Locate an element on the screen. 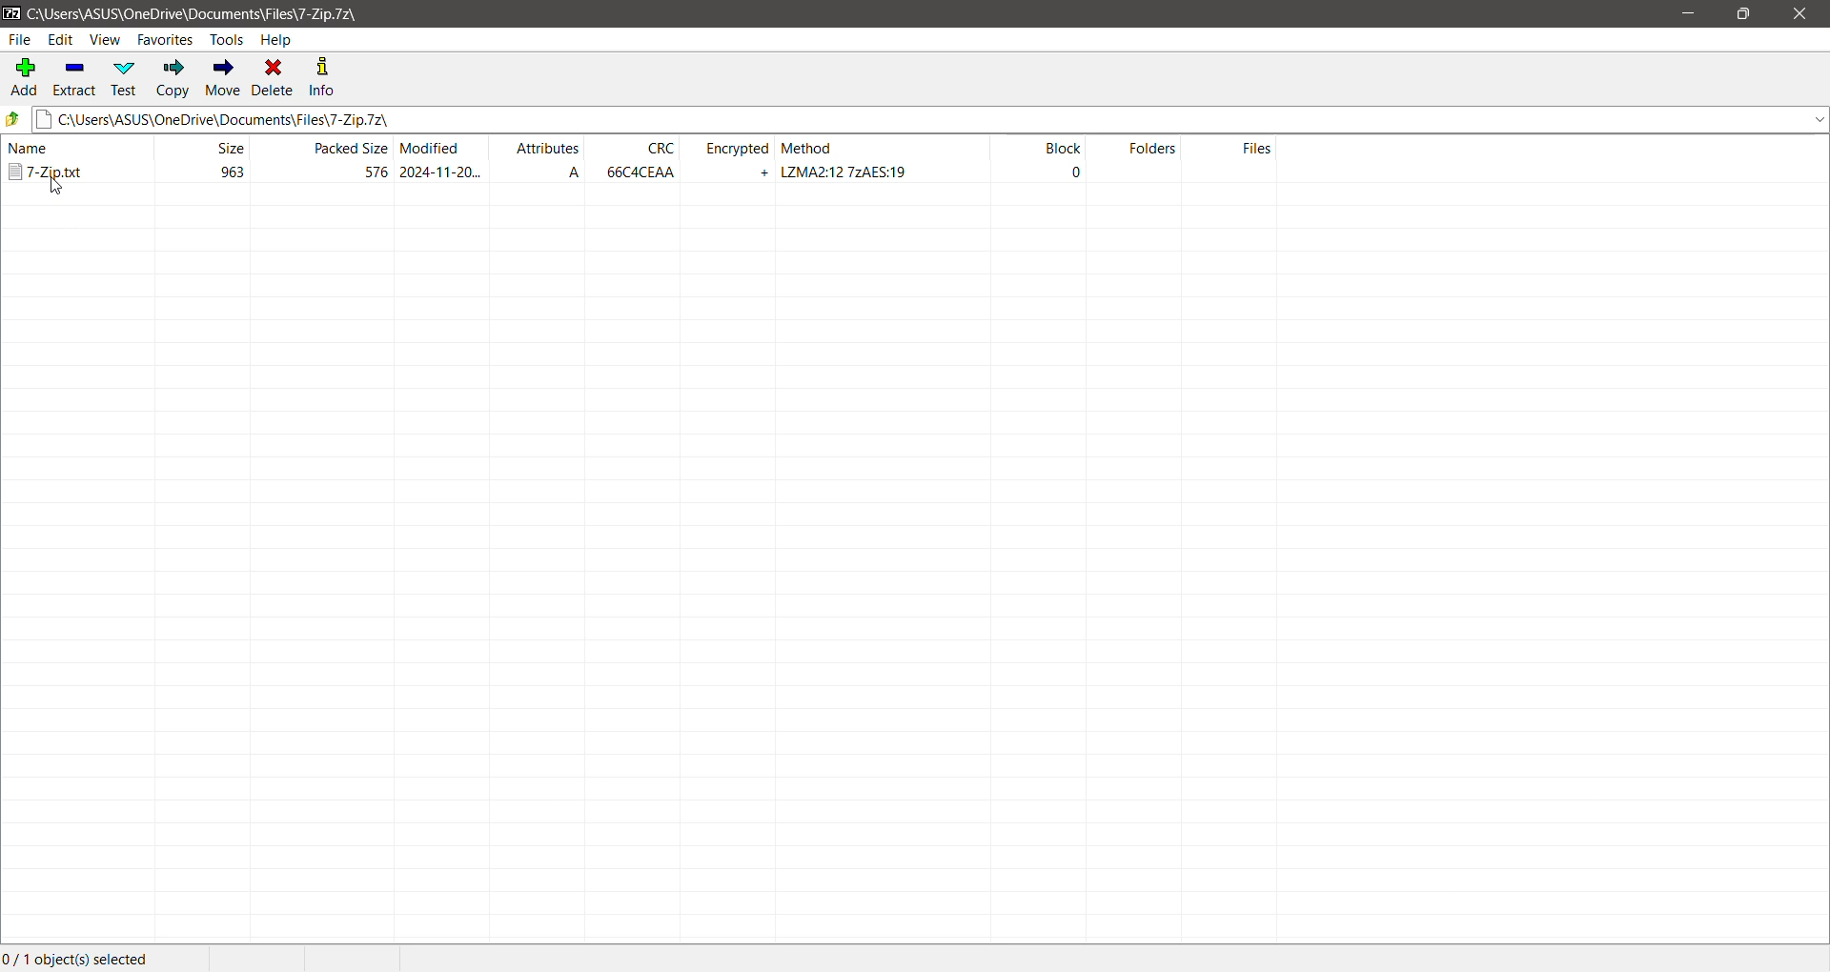 The image size is (1830, 972). Move Up one level is located at coordinates (13, 118).